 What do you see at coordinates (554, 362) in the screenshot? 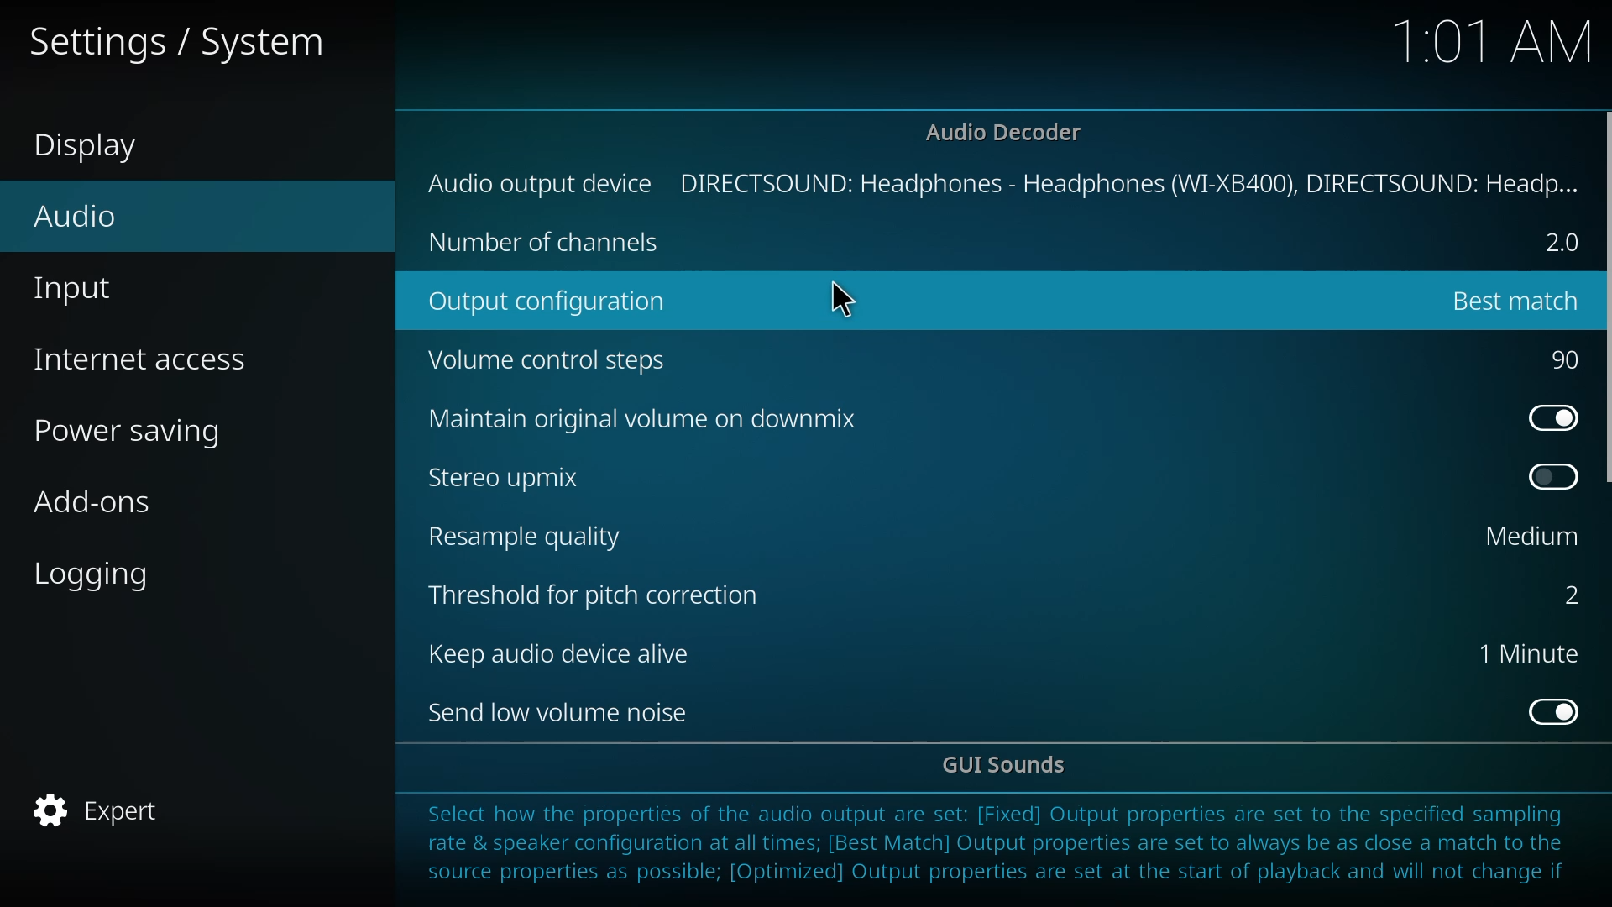
I see `volume control steps` at bounding box center [554, 362].